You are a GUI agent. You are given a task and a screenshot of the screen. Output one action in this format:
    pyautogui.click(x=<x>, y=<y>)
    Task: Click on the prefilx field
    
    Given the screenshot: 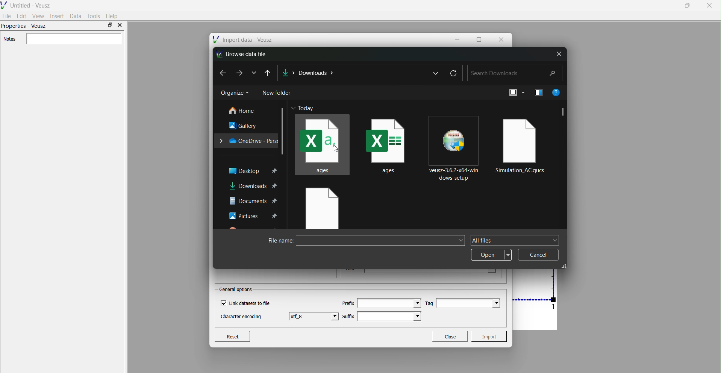 What is the action you would take?
    pyautogui.click(x=388, y=303)
    